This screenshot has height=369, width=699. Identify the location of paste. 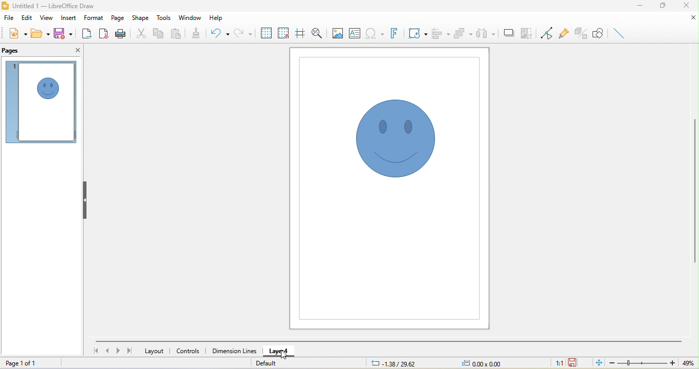
(177, 34).